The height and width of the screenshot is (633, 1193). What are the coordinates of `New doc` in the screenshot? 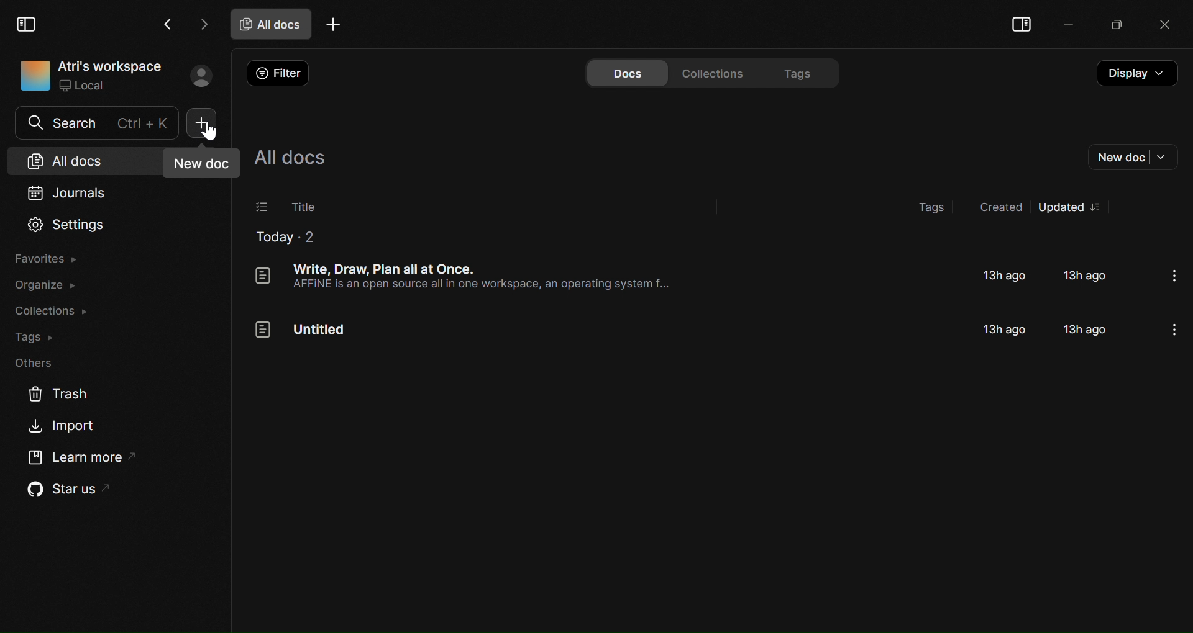 It's located at (208, 124).